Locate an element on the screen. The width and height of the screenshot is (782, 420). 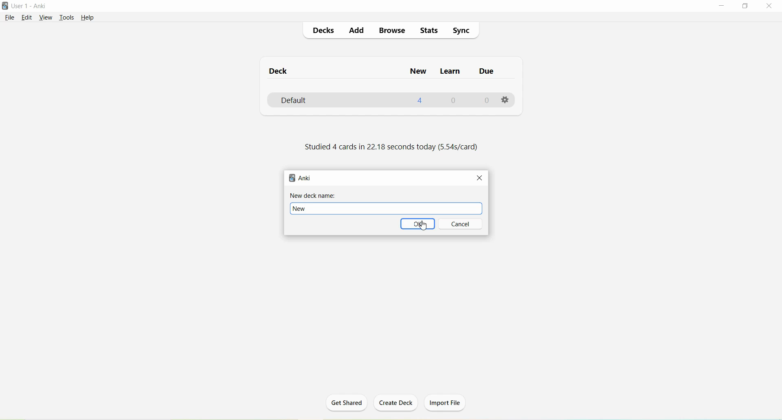
0 is located at coordinates (485, 101).